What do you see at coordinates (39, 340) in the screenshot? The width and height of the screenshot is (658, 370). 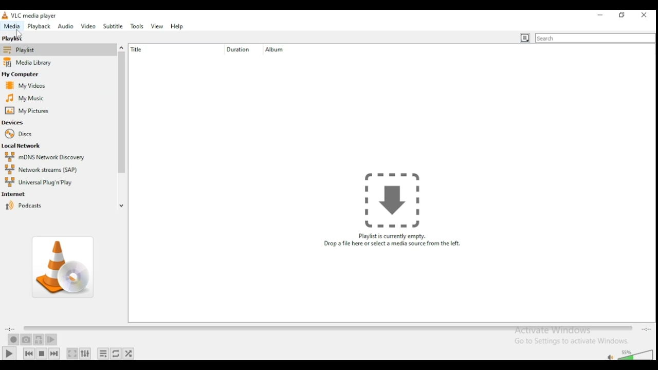 I see `loop between point A and point B continuously. Click to add point A` at bounding box center [39, 340].